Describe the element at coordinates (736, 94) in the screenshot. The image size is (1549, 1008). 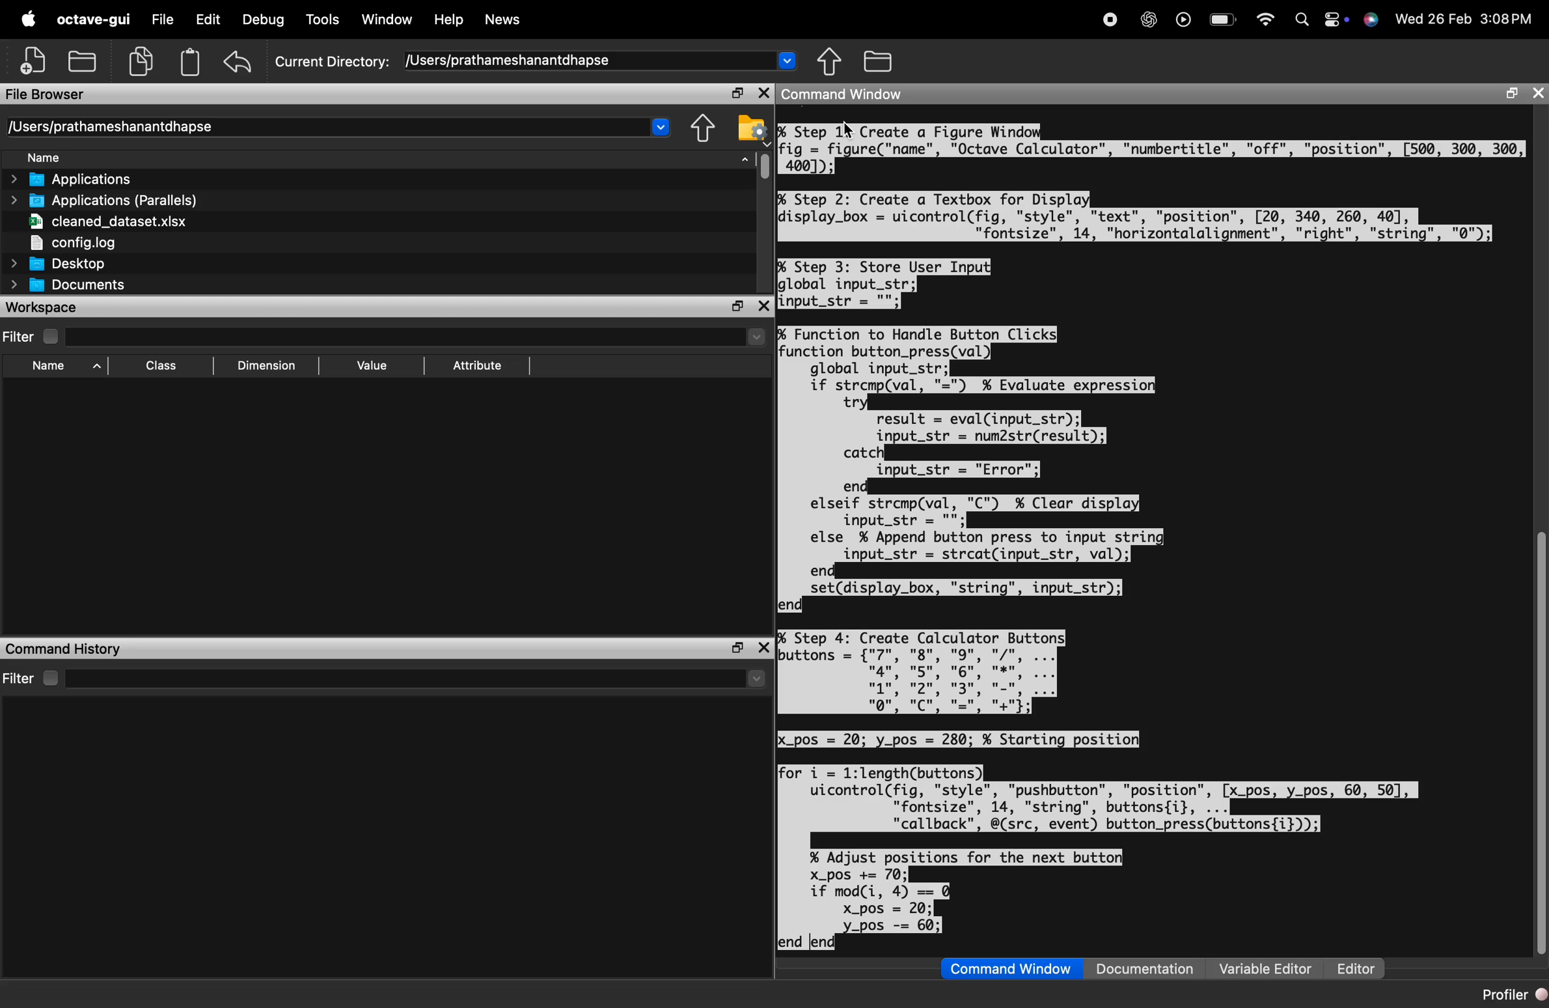
I see `maximize` at that location.